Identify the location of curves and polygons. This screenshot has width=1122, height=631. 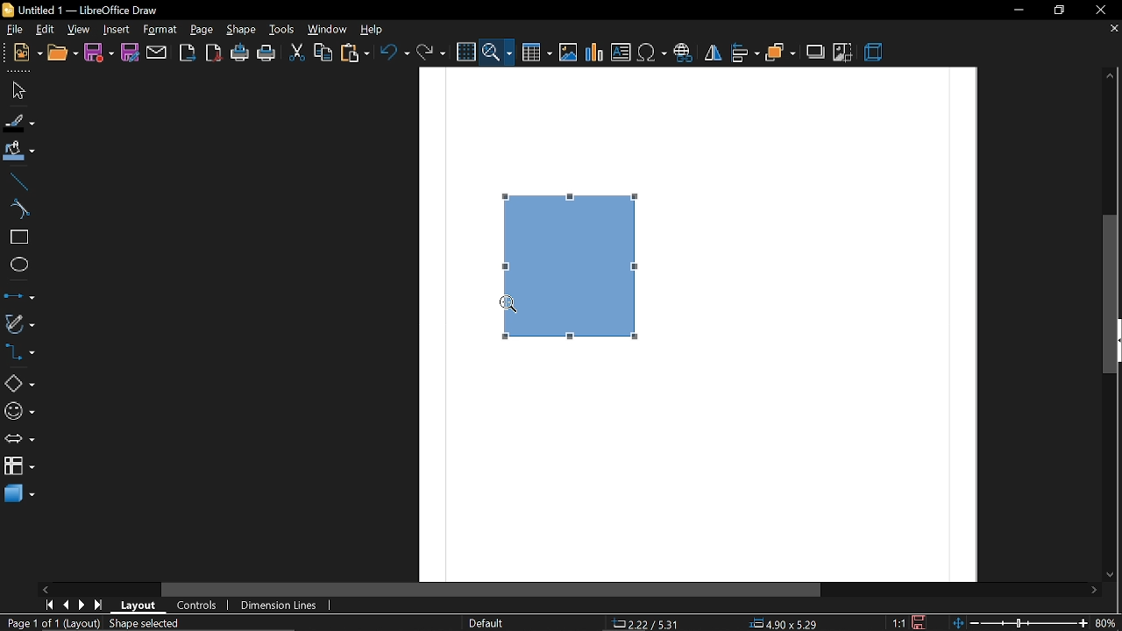
(18, 323).